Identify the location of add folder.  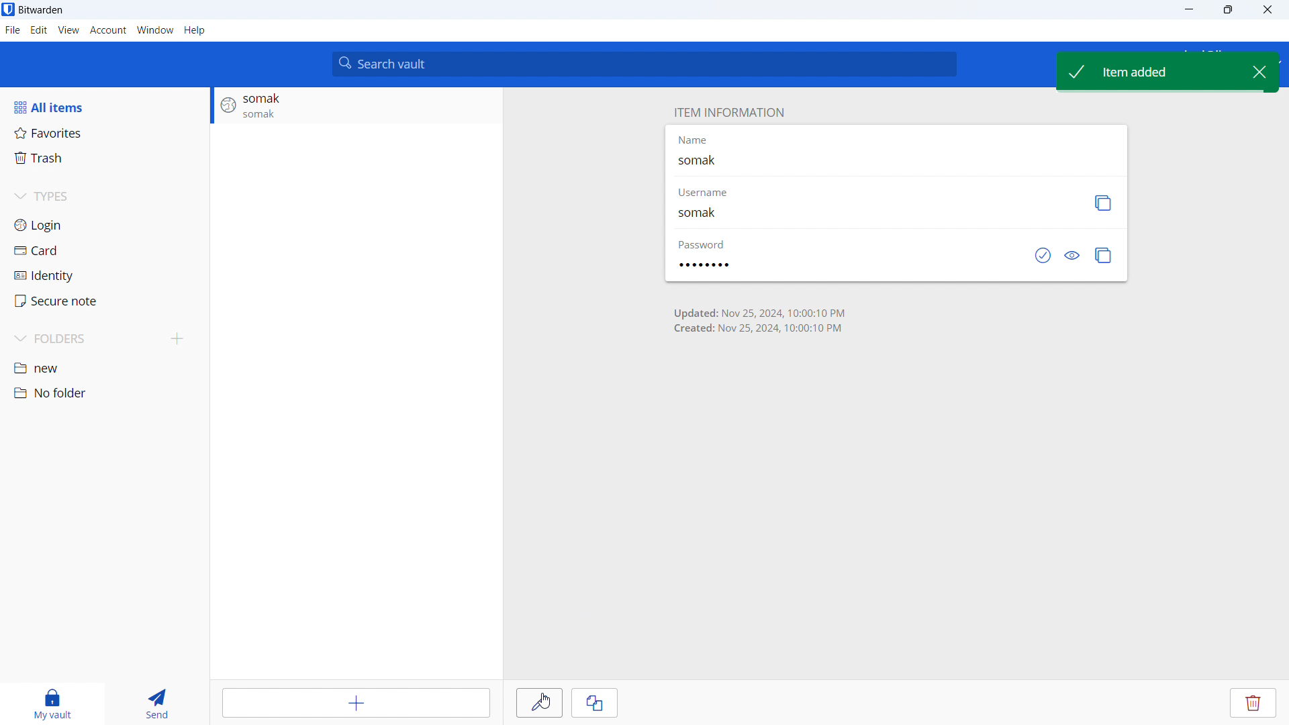
(177, 340).